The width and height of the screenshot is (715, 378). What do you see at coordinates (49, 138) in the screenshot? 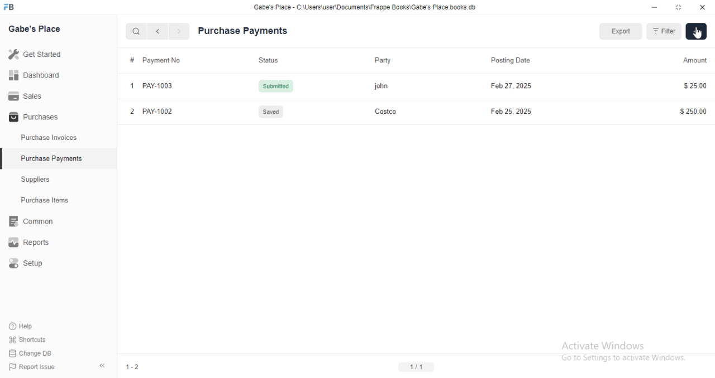
I see `Purchase Invoices` at bounding box center [49, 138].